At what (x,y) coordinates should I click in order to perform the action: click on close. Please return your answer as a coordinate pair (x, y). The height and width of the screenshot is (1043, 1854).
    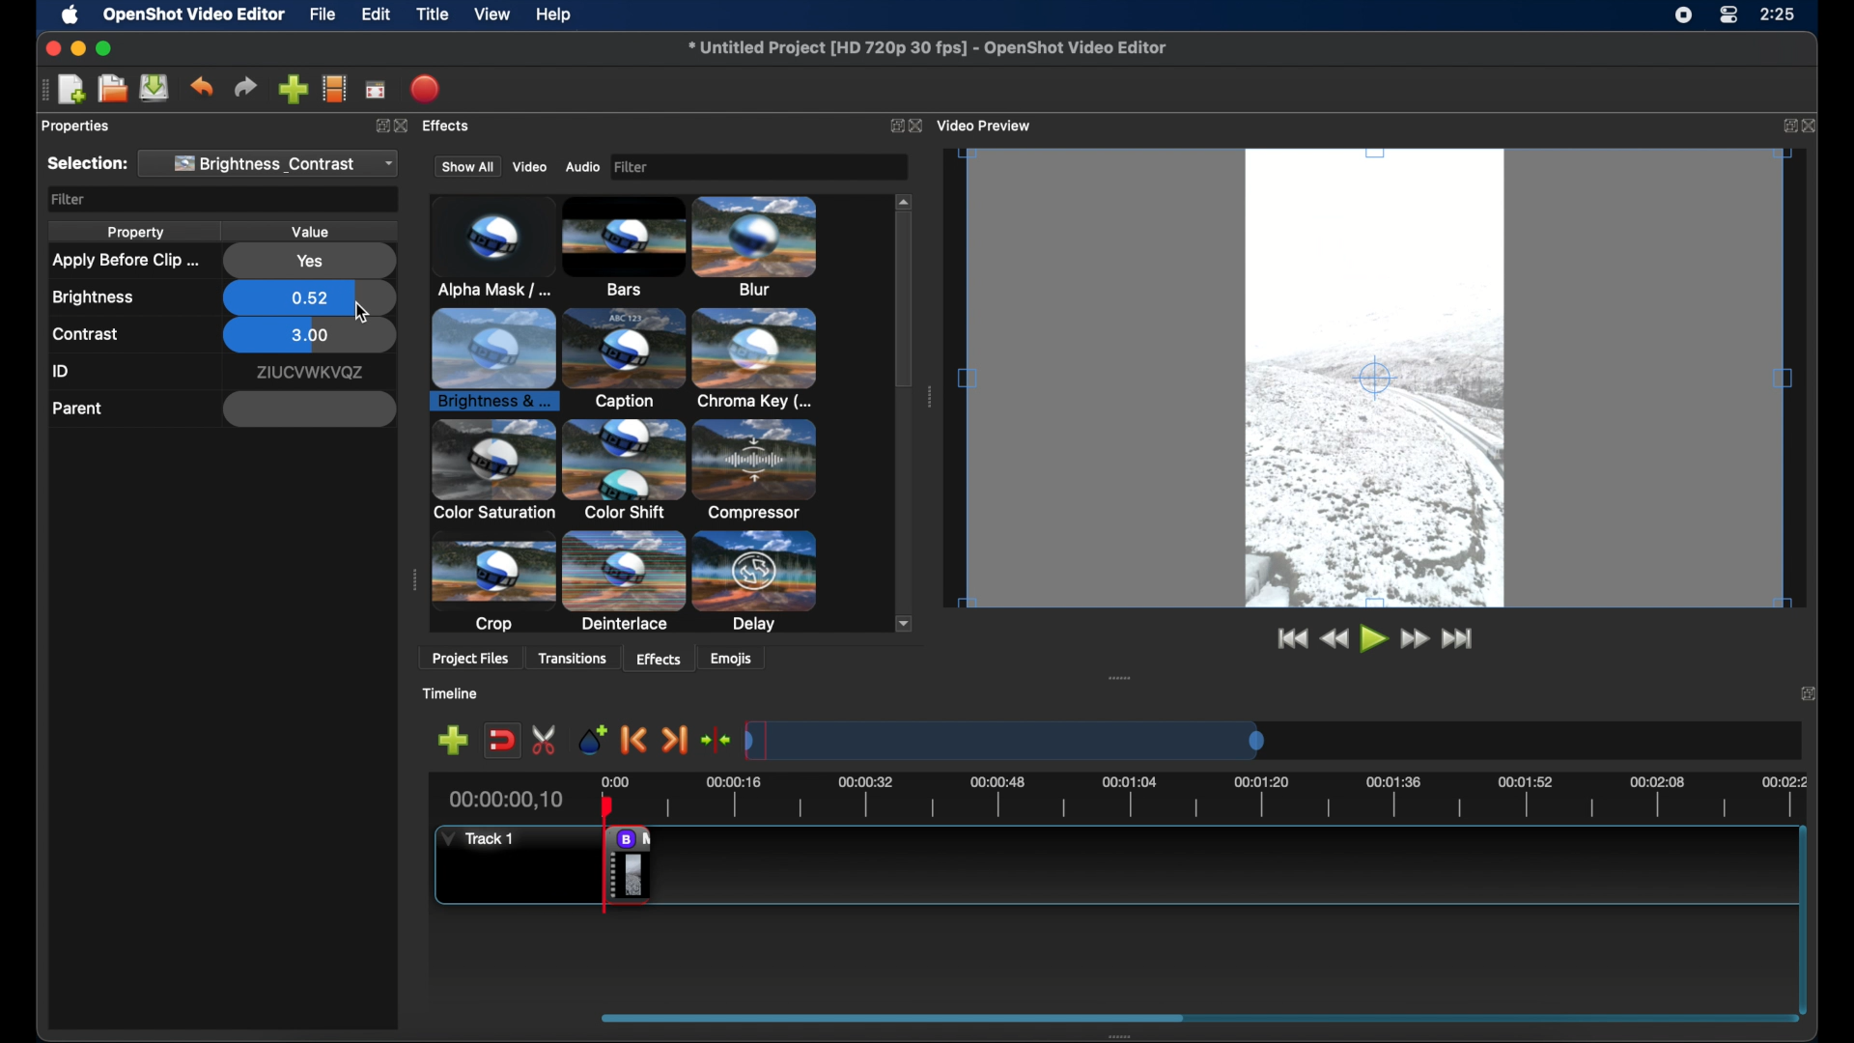
    Looking at the image, I should click on (1808, 691).